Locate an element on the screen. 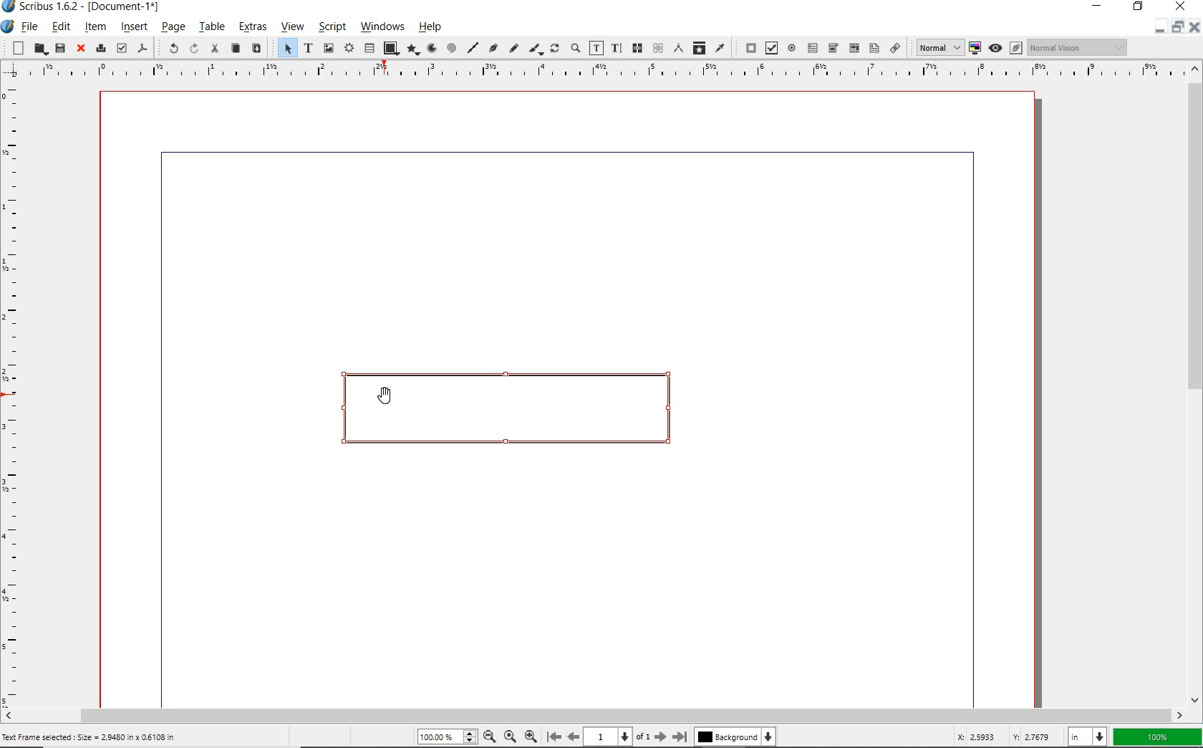 This screenshot has height=748, width=1203. scrollbar is located at coordinates (594, 715).